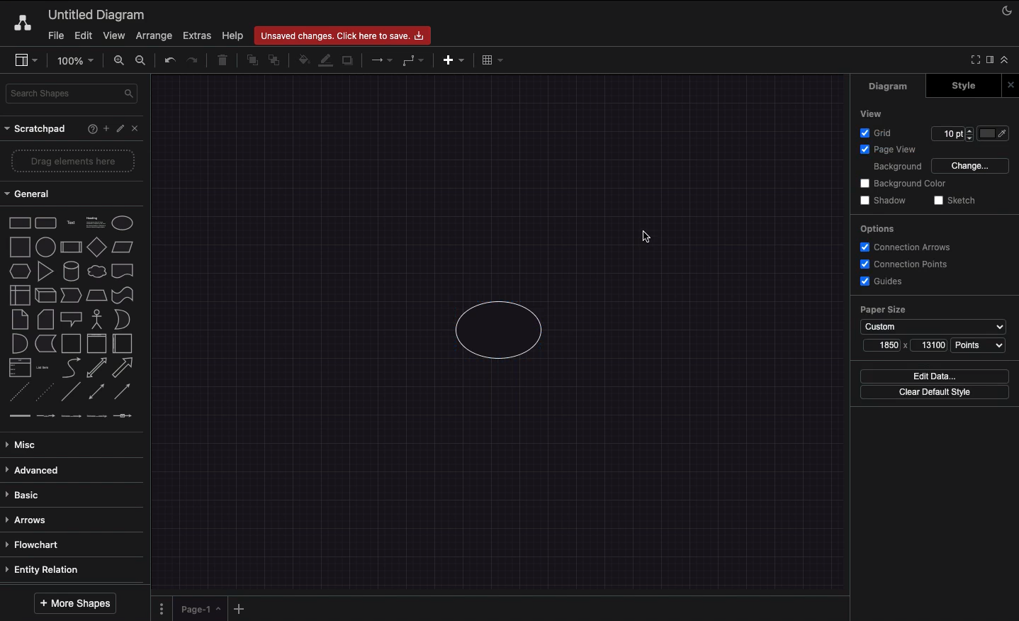  Describe the element at coordinates (45, 319) in the screenshot. I see `Card` at that location.